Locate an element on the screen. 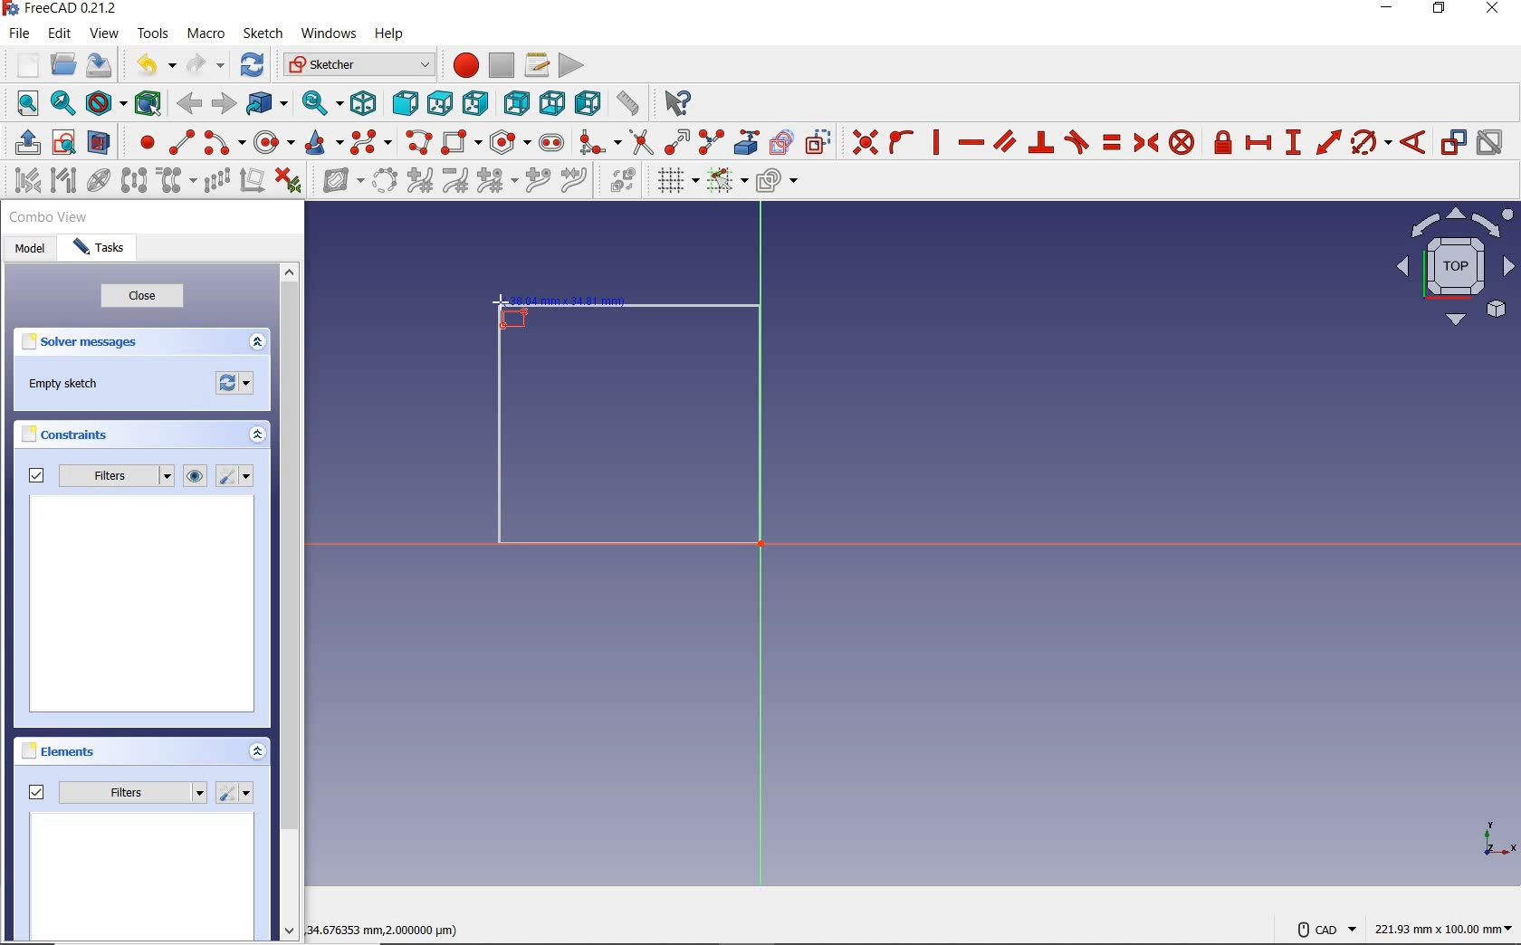  measure distance is located at coordinates (627, 104).